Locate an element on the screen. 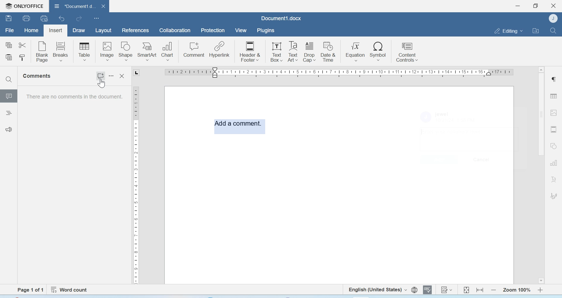  close is located at coordinates (103, 6).